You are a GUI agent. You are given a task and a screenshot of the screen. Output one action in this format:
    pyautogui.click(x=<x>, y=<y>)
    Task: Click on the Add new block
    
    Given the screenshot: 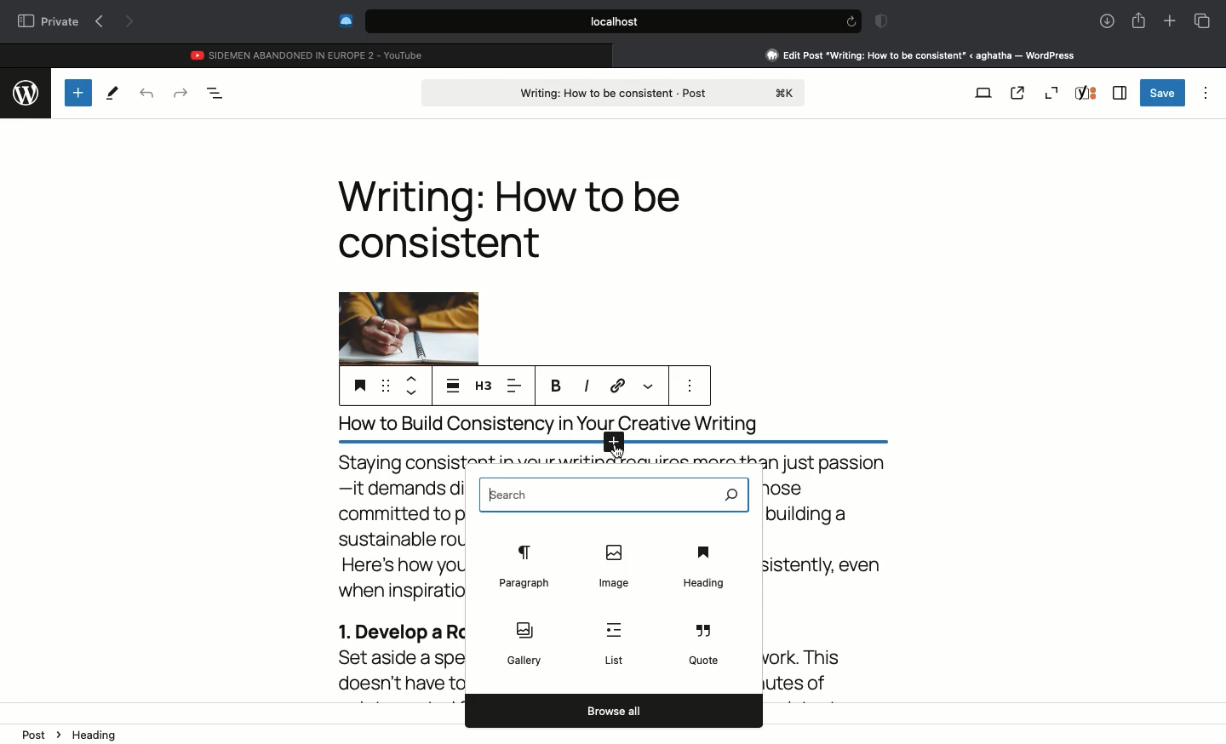 What is the action you would take?
    pyautogui.click(x=77, y=92)
    